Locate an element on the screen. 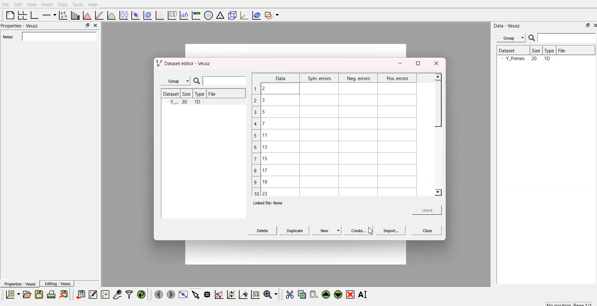  no position page 1/1 is located at coordinates (566, 303).